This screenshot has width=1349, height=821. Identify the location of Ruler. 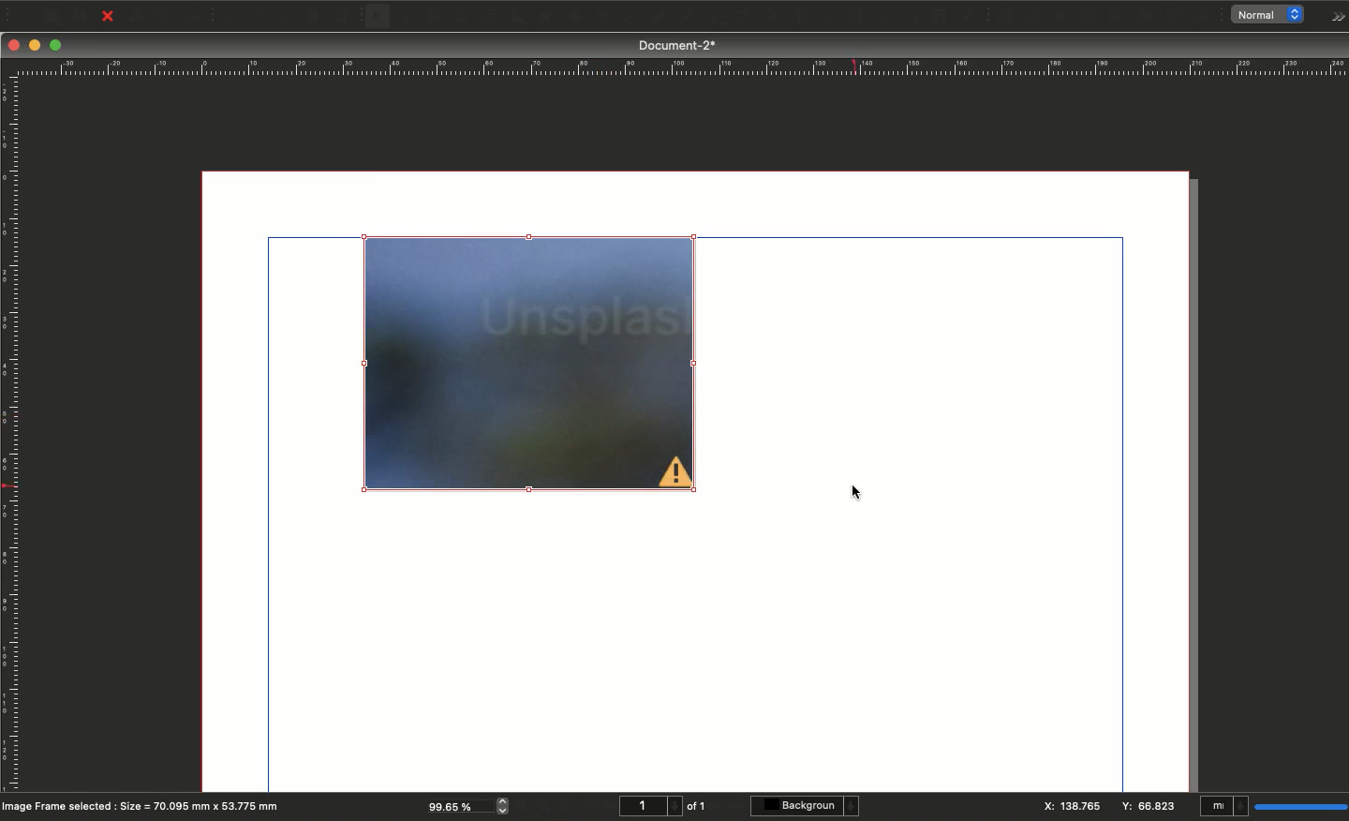
(679, 67).